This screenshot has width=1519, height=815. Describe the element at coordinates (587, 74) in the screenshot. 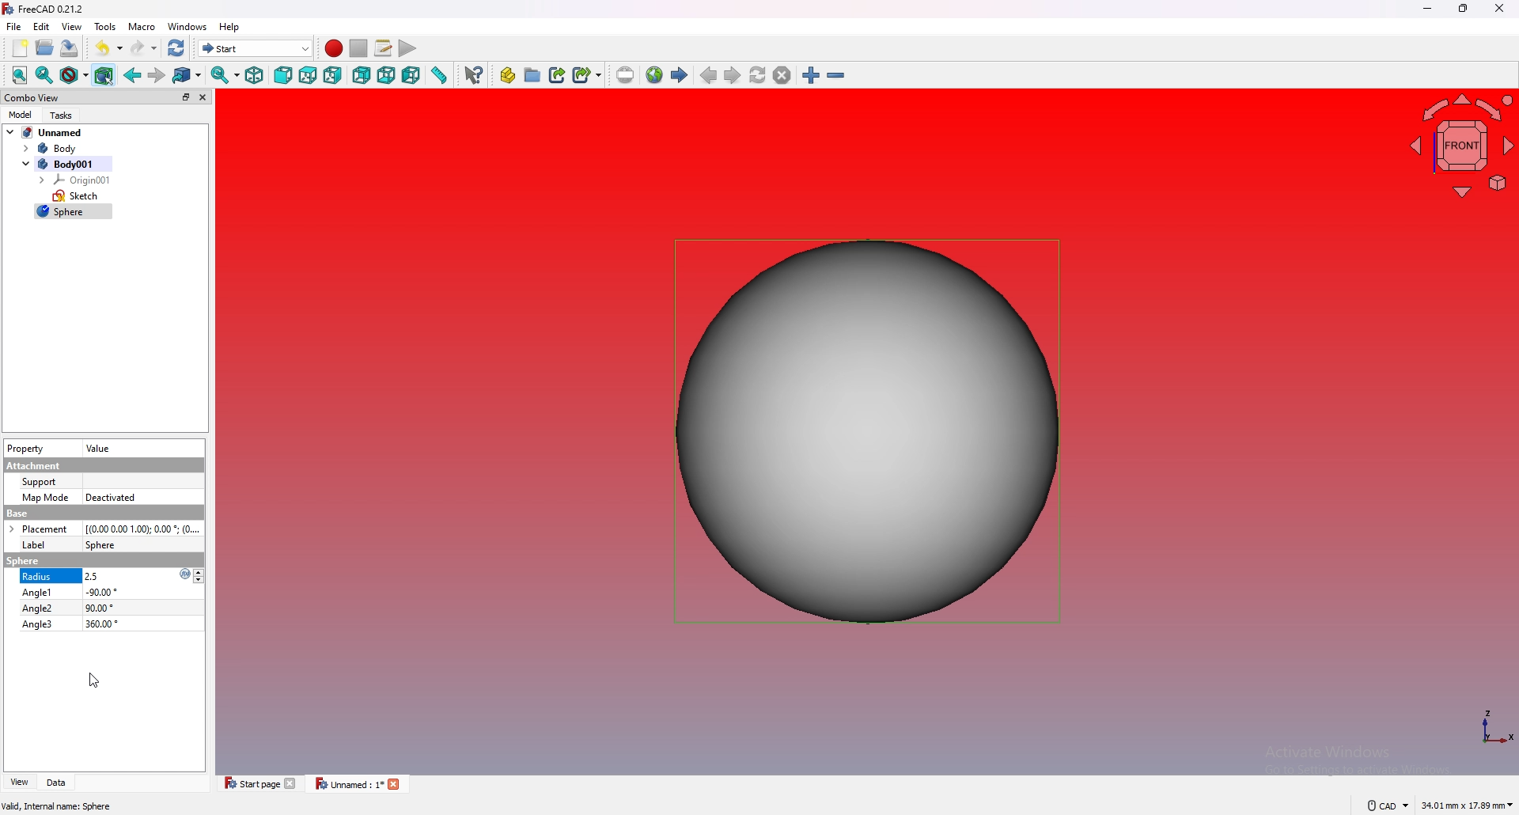

I see `create sublink` at that location.